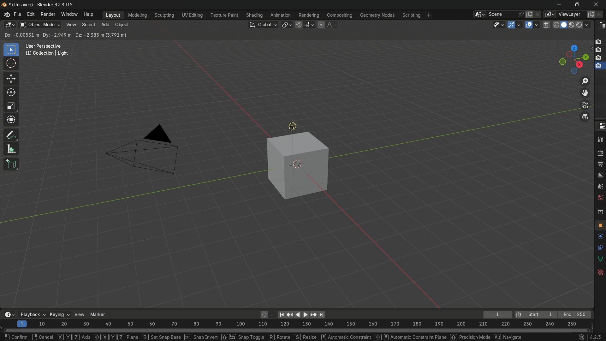  What do you see at coordinates (538, 15) in the screenshot?
I see `delete scene` at bounding box center [538, 15].